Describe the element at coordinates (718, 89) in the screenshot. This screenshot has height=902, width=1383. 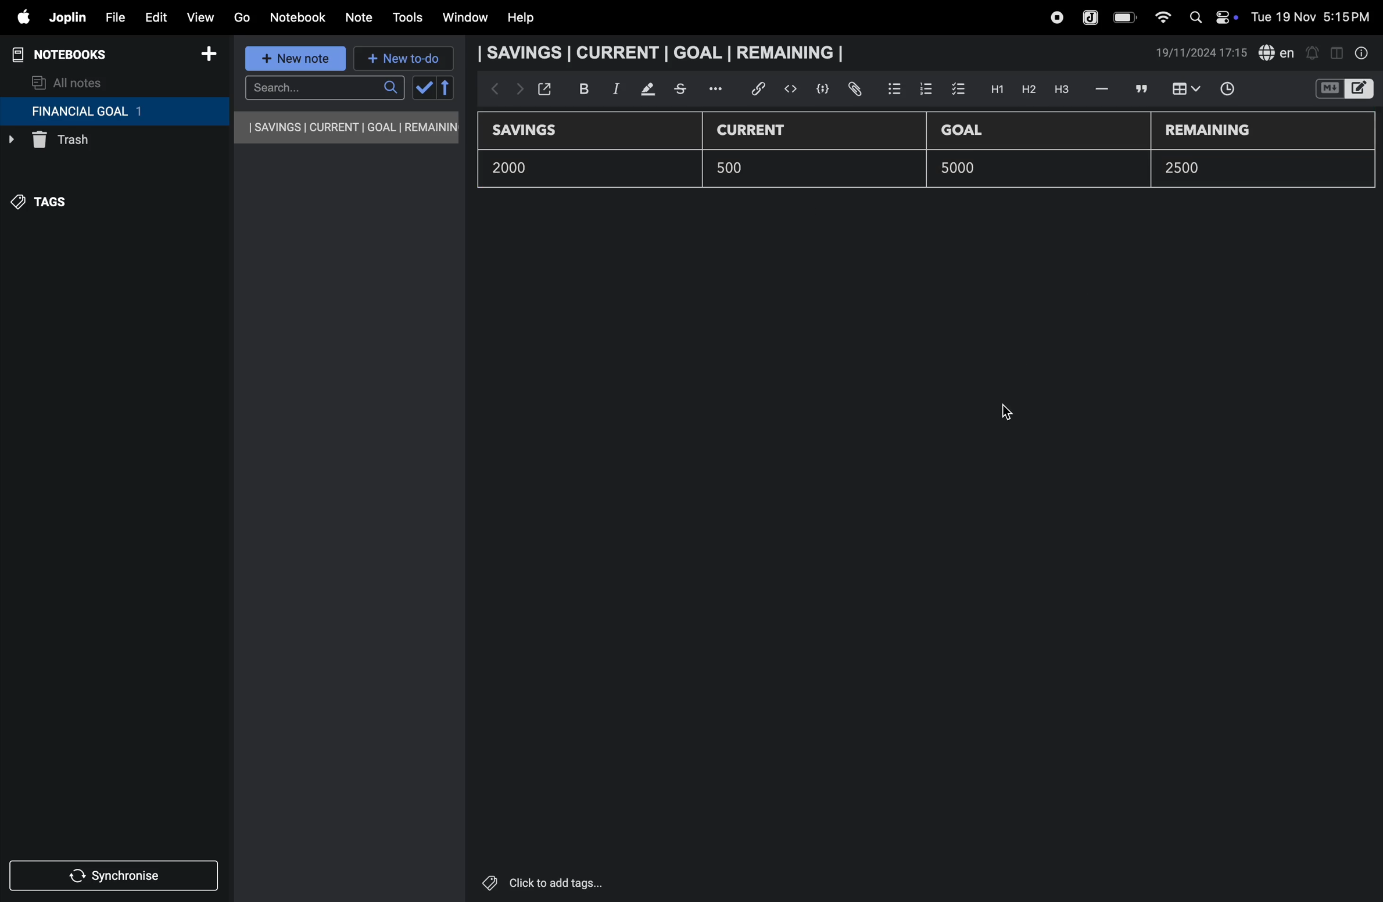
I see `options` at that location.